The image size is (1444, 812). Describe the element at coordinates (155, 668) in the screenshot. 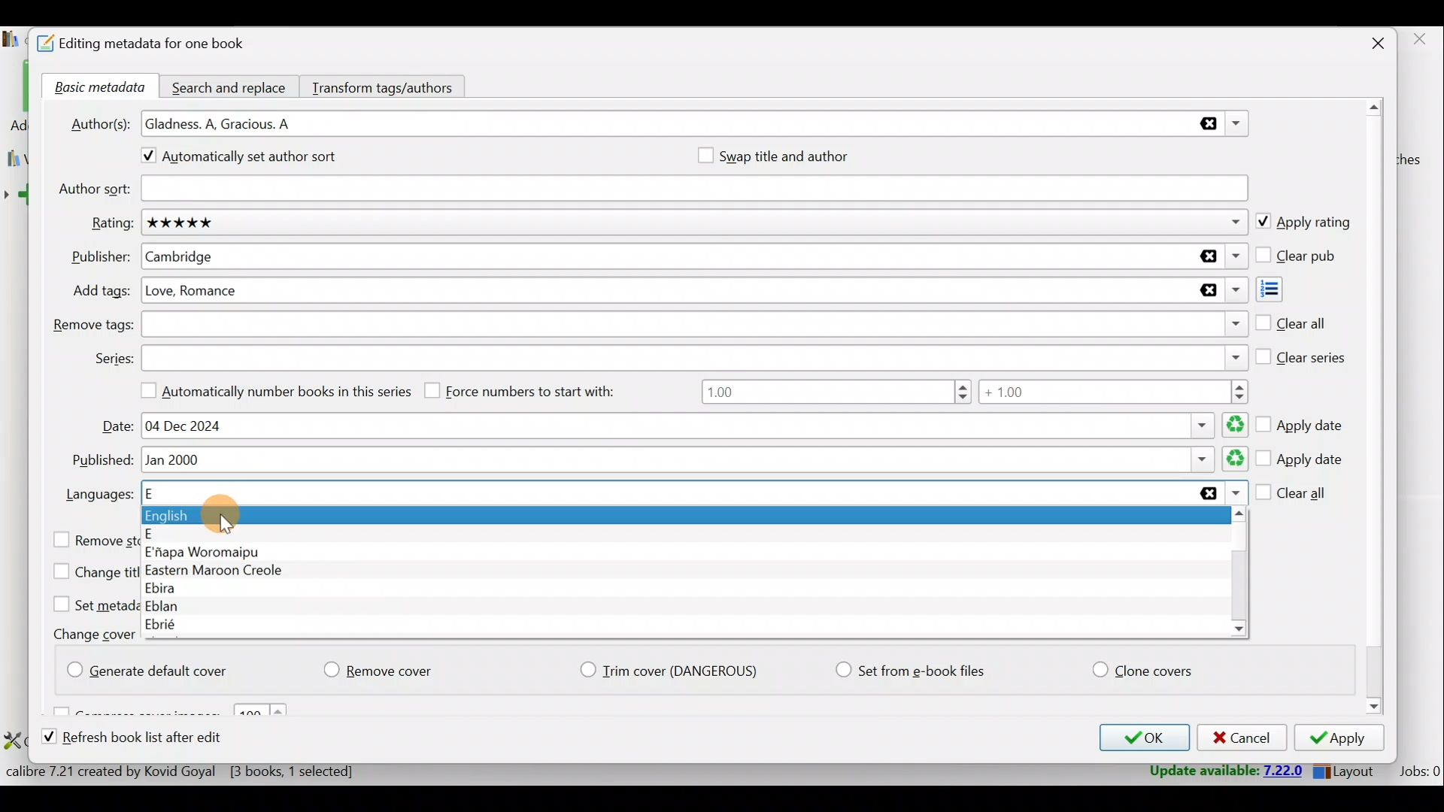

I see `Generate default cover` at that location.